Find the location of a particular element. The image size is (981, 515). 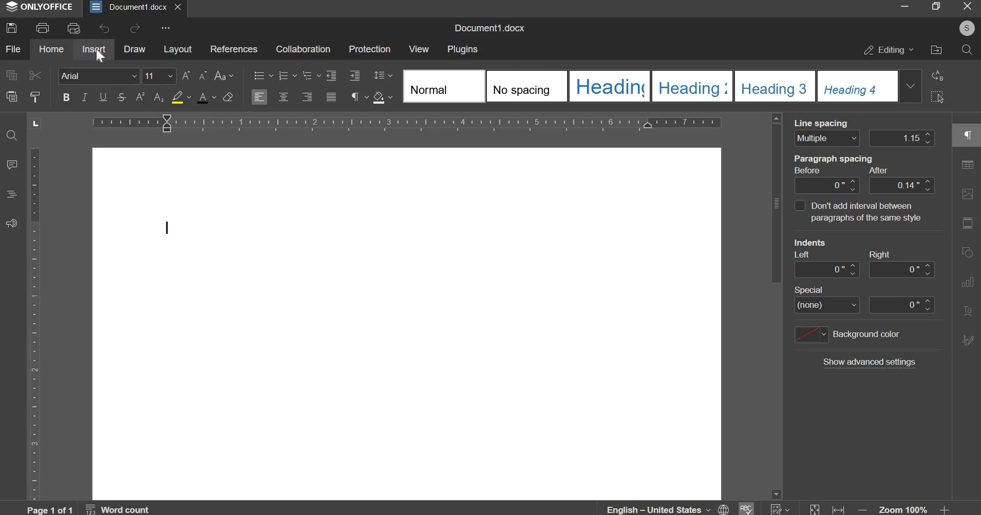

align left is located at coordinates (259, 97).